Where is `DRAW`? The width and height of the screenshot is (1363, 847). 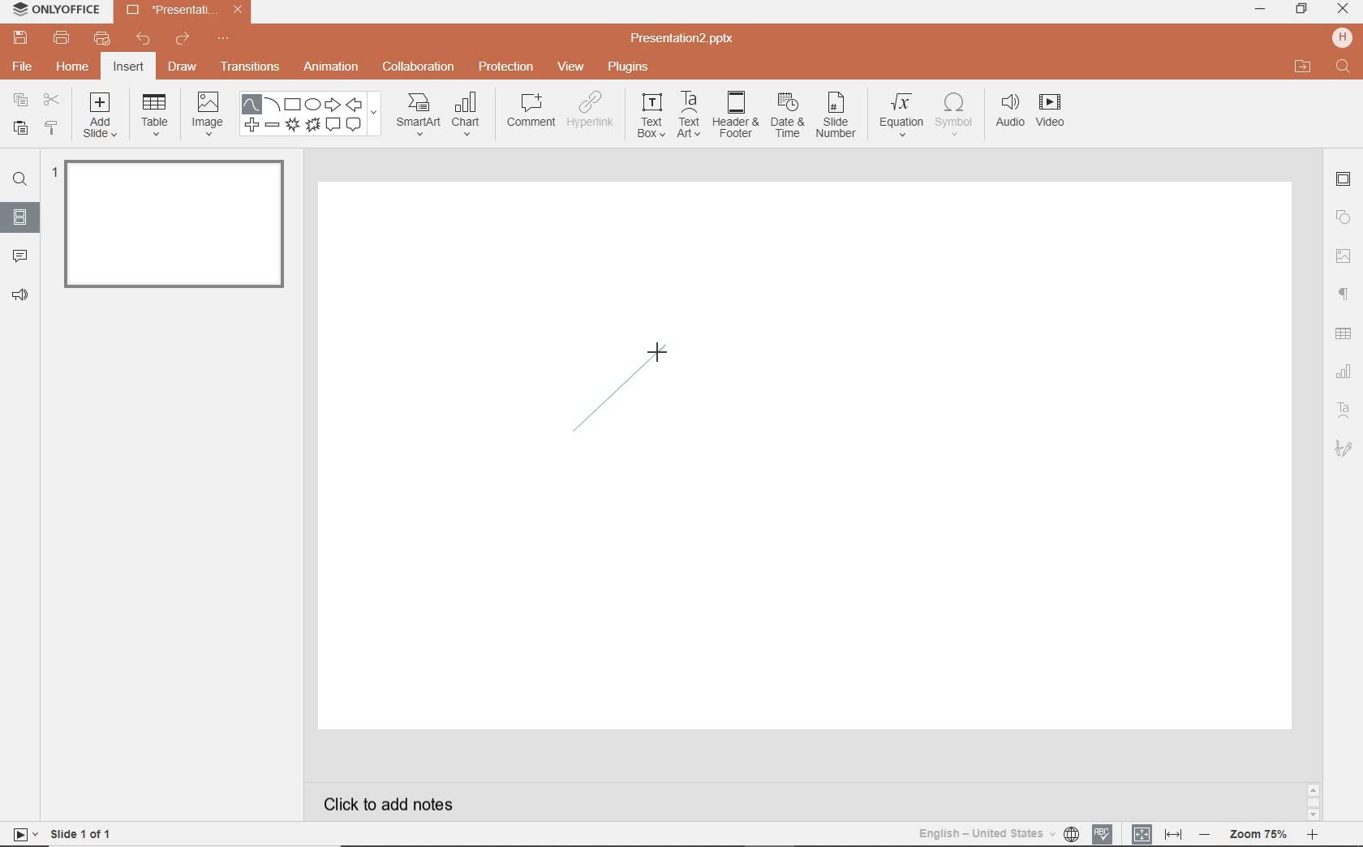
DRAW is located at coordinates (183, 68).